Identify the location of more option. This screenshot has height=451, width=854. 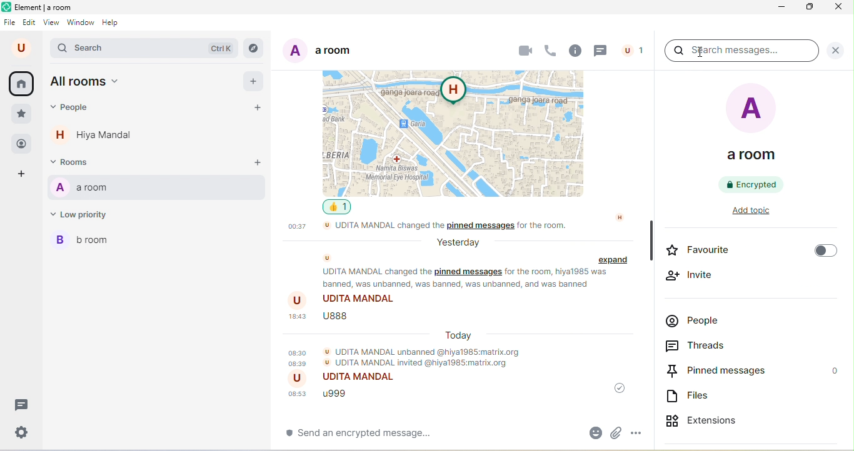
(641, 430).